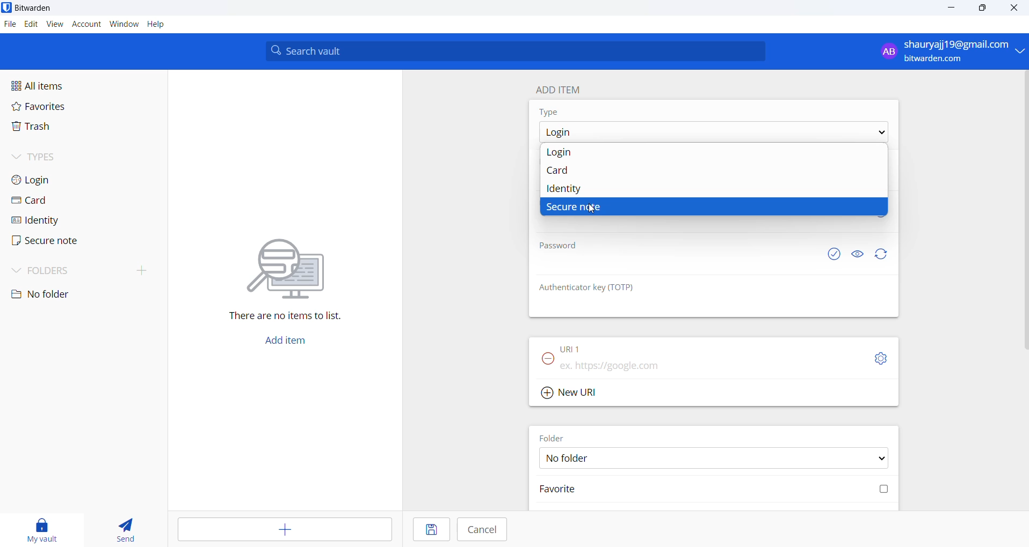 The height and width of the screenshot is (547, 1029). What do you see at coordinates (124, 25) in the screenshot?
I see `window` at bounding box center [124, 25].